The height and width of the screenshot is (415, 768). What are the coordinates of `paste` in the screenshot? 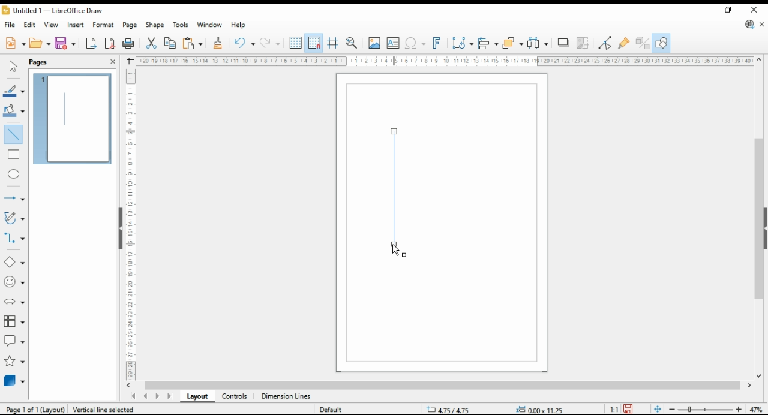 It's located at (193, 43).